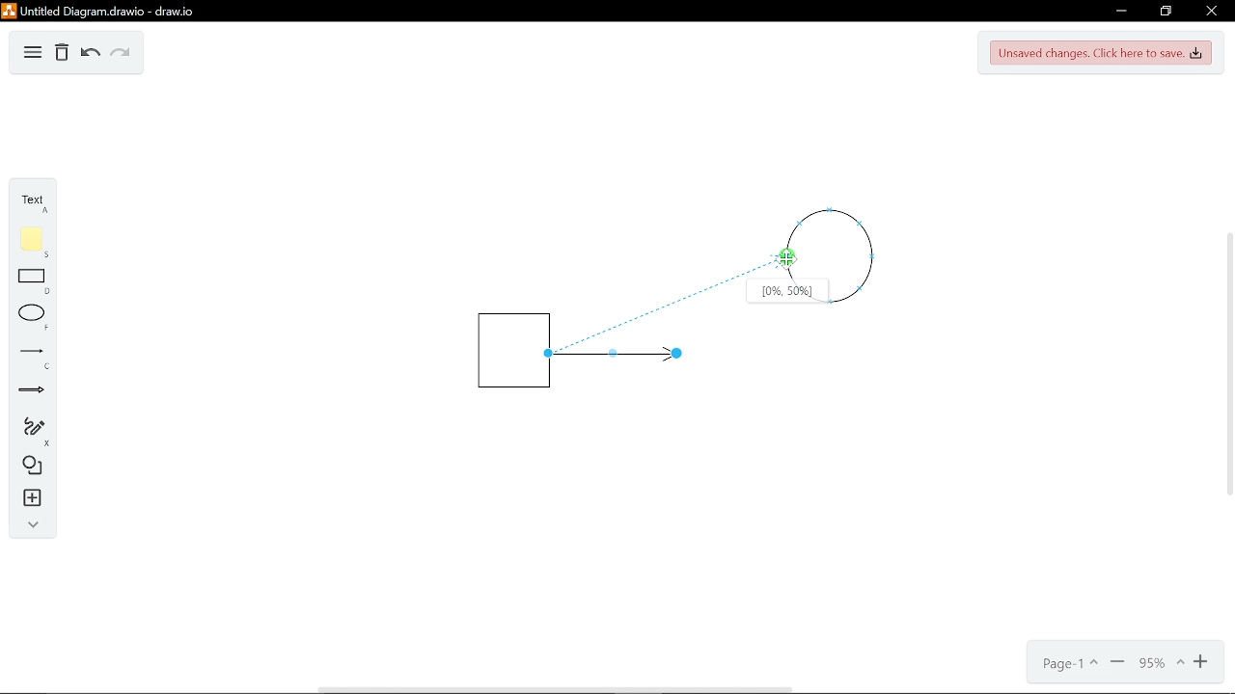 The width and height of the screenshot is (1235, 694). What do you see at coordinates (1069, 660) in the screenshot?
I see `Page options` at bounding box center [1069, 660].